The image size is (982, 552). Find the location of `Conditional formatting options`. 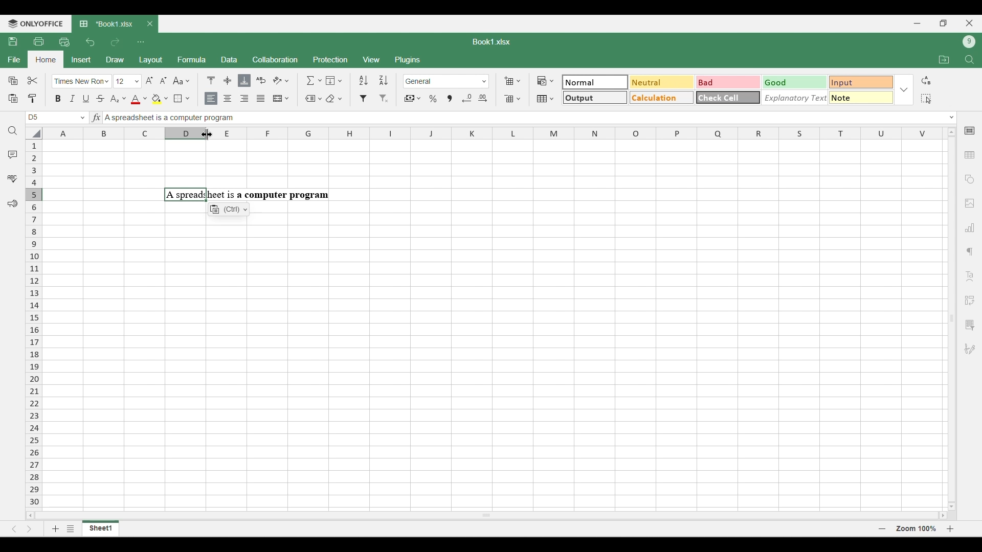

Conditional formatting options is located at coordinates (546, 81).